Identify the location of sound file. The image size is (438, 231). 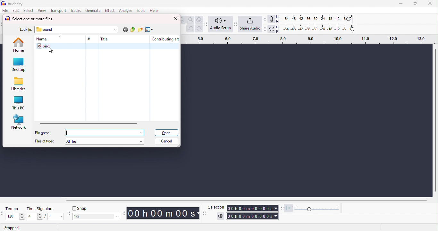
(108, 46).